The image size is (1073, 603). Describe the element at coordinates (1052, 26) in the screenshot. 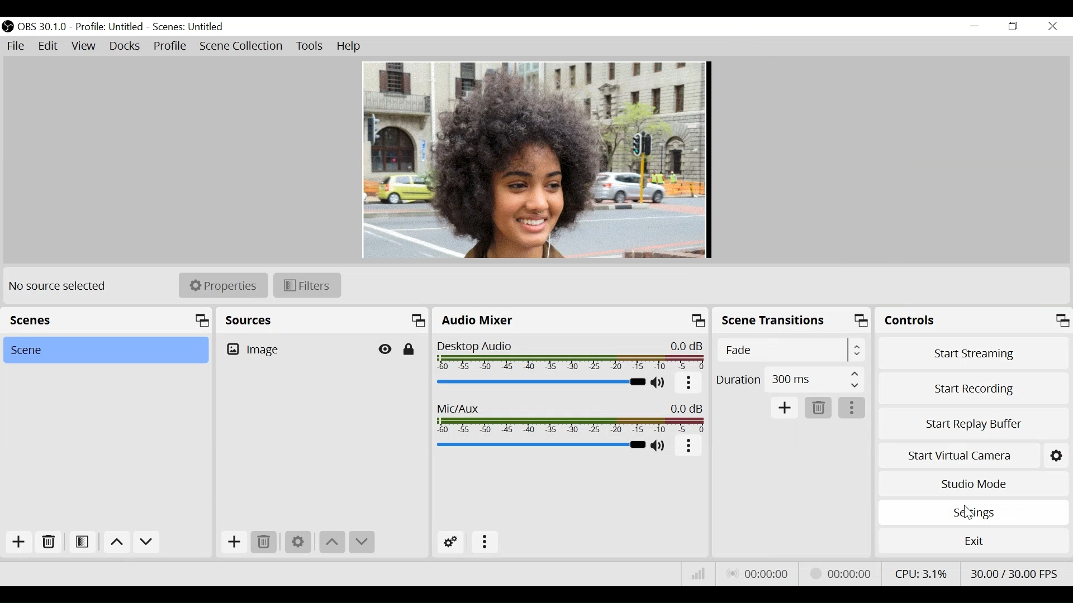

I see `Close` at that location.